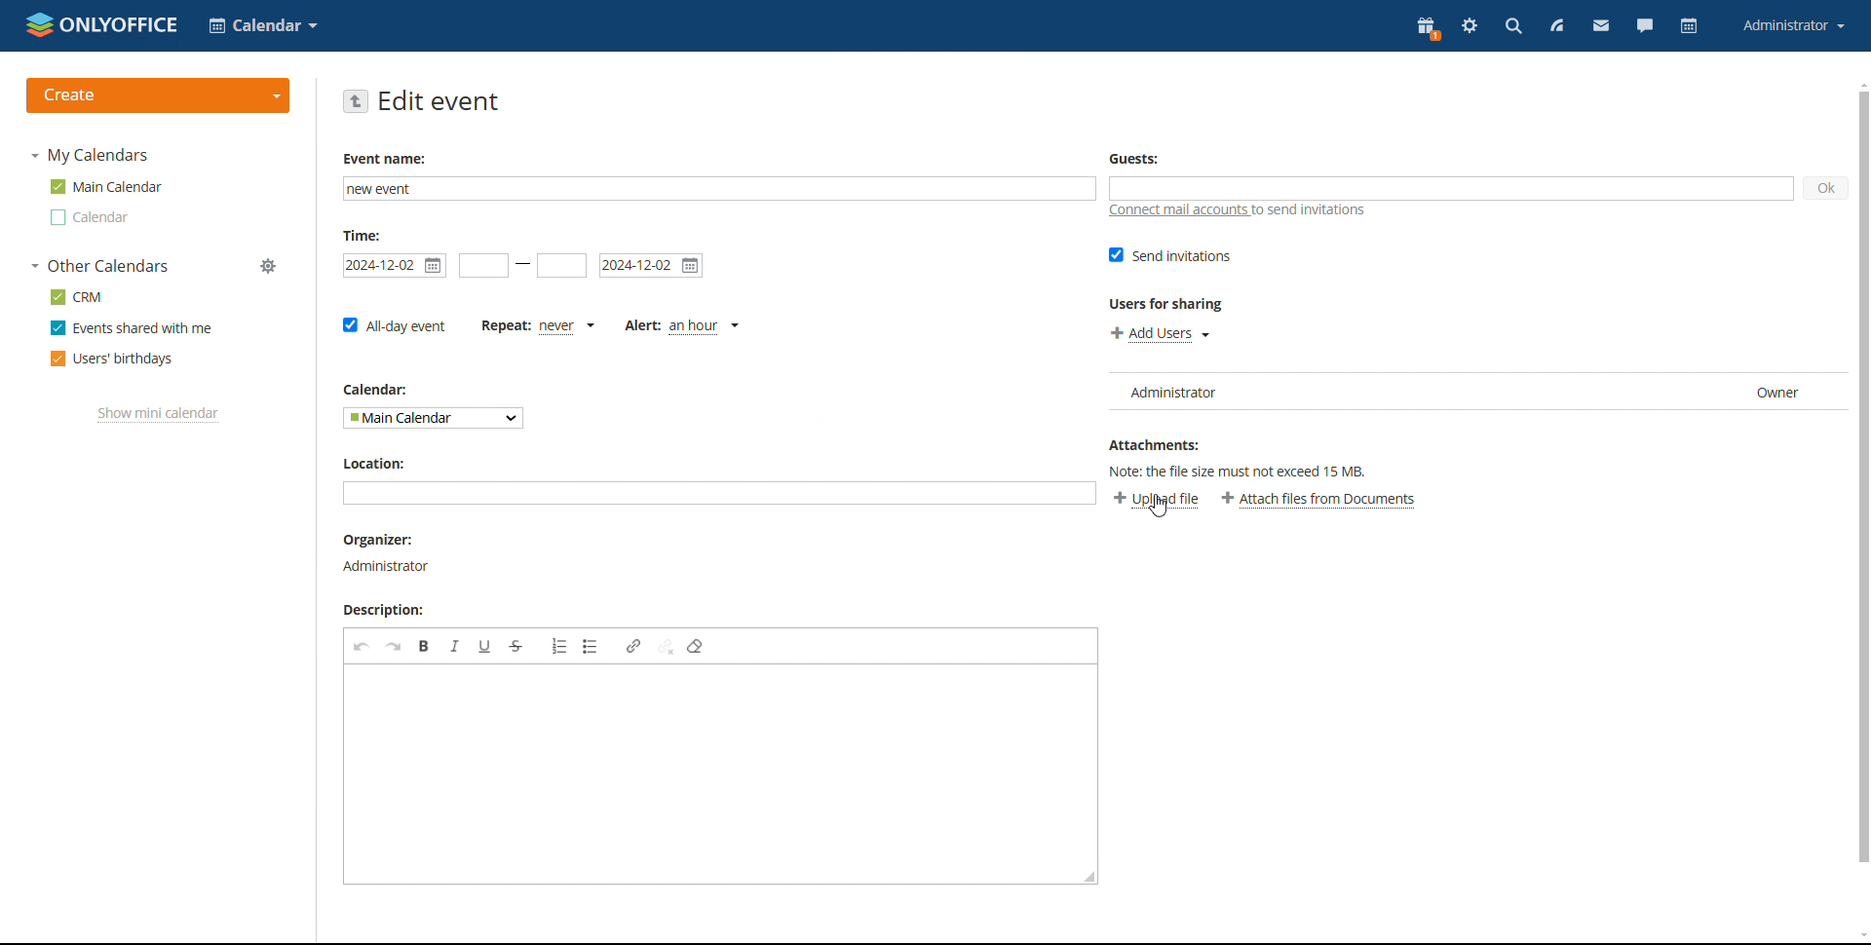 This screenshot has height=945, width=1871. Describe the element at coordinates (98, 266) in the screenshot. I see `other calendars` at that location.